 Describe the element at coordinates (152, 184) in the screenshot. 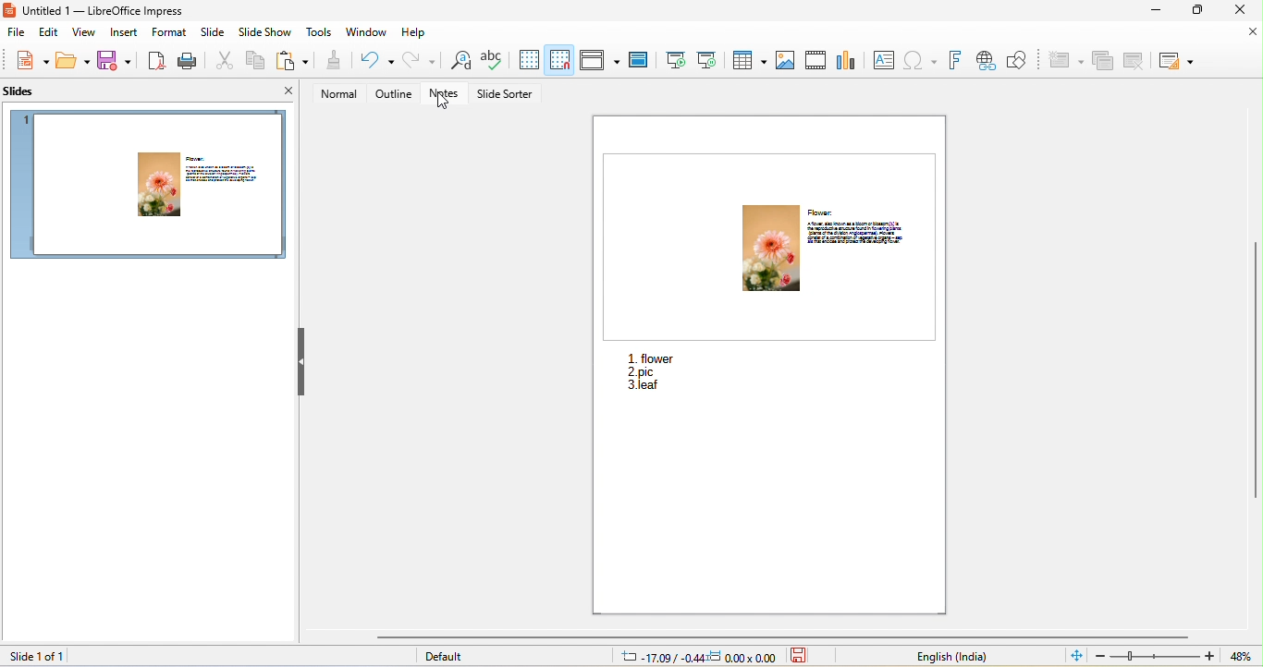

I see `slide 1` at that location.